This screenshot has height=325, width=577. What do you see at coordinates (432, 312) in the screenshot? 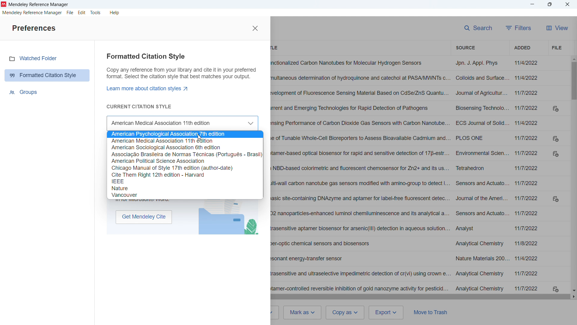
I see `Move to trash ` at bounding box center [432, 312].